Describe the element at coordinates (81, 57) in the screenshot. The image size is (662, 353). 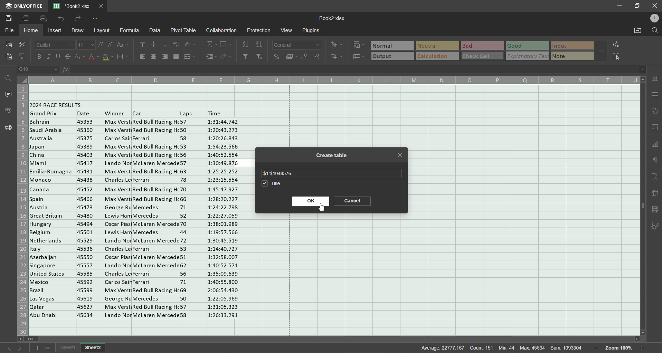
I see `sub/superscript` at that location.